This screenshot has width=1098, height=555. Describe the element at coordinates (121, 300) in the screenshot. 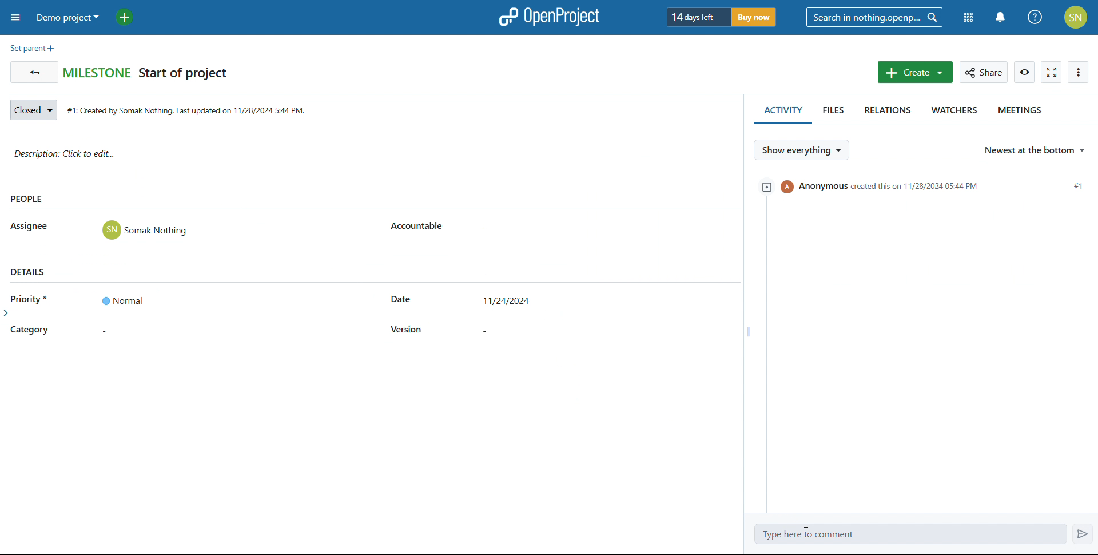

I see `set priority` at that location.